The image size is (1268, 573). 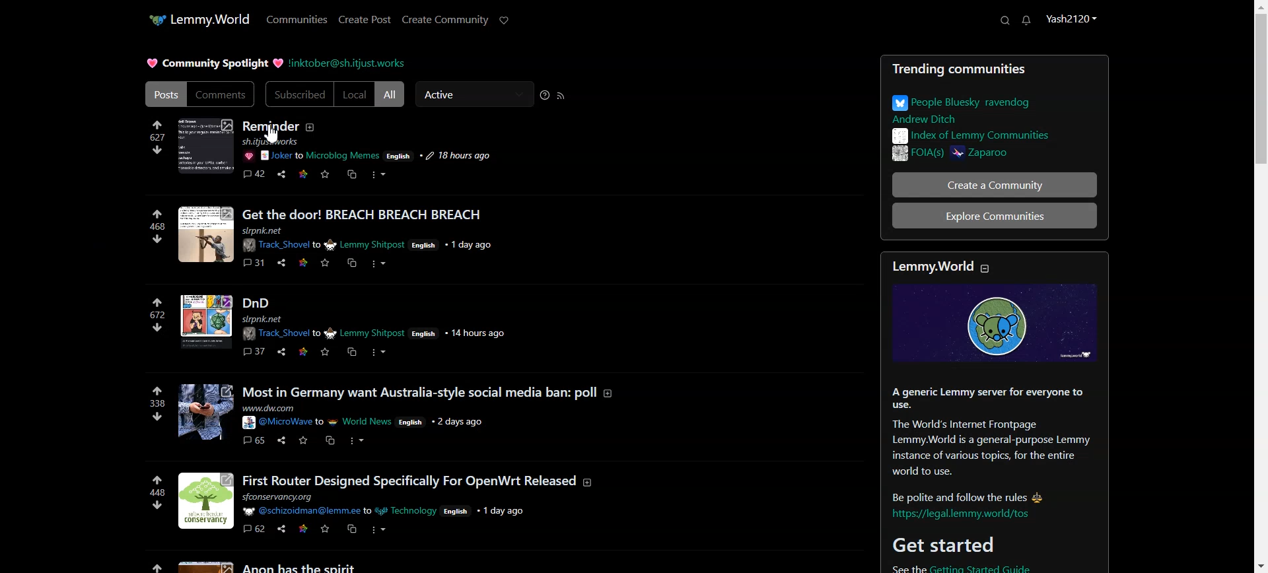 I want to click on Local, so click(x=355, y=94).